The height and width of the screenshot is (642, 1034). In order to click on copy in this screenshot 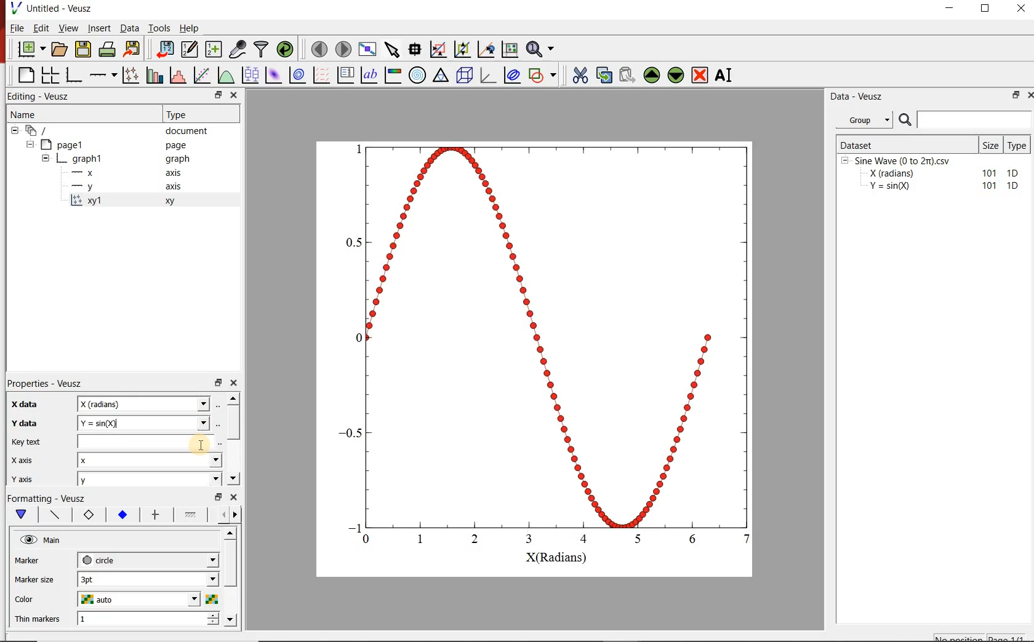, I will do `click(604, 74)`.